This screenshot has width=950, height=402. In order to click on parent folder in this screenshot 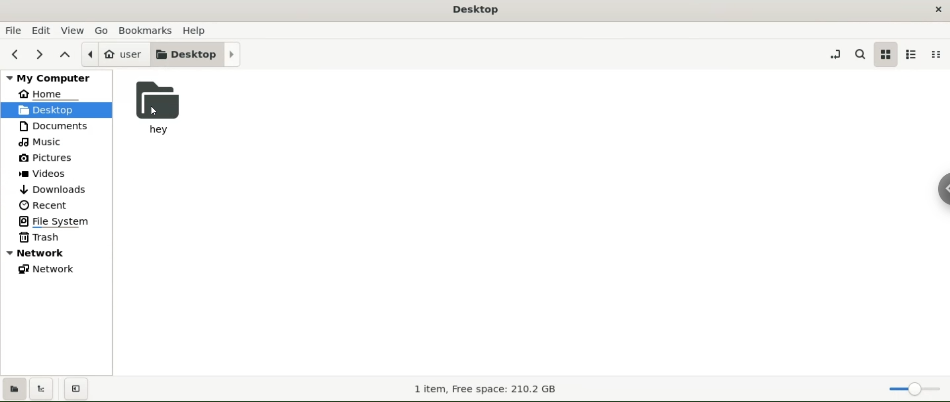, I will do `click(66, 53)`.